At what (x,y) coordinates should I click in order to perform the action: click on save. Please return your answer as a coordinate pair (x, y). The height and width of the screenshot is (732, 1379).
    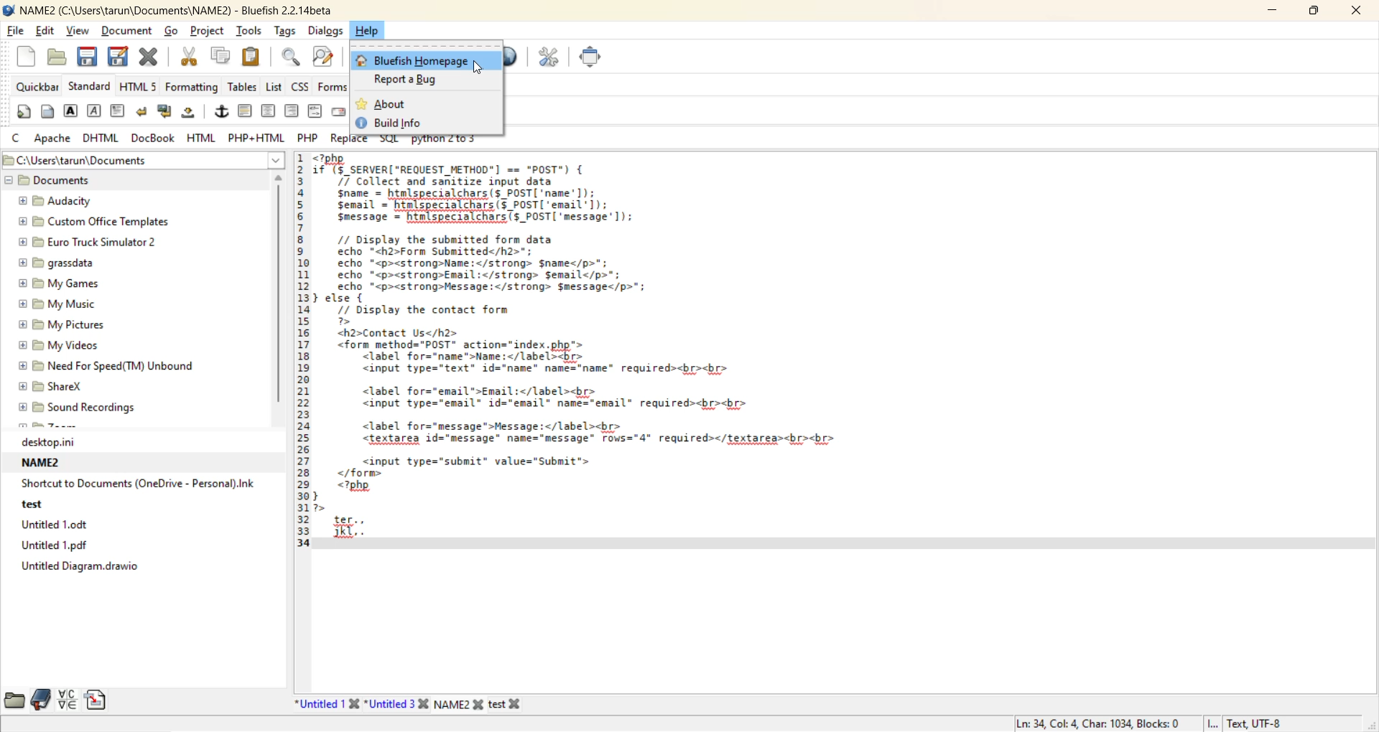
    Looking at the image, I should click on (85, 58).